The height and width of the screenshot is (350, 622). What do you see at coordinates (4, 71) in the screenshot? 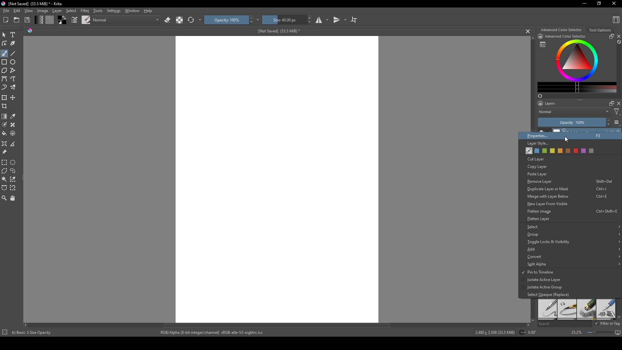
I see `polygon` at bounding box center [4, 71].